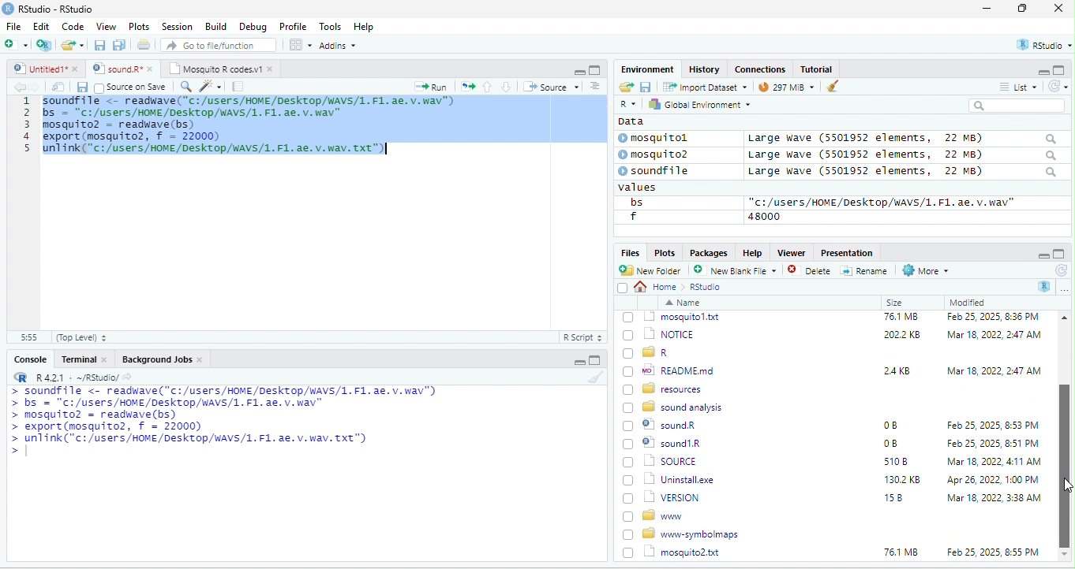 This screenshot has width=1075, height=569. I want to click on open, so click(625, 87).